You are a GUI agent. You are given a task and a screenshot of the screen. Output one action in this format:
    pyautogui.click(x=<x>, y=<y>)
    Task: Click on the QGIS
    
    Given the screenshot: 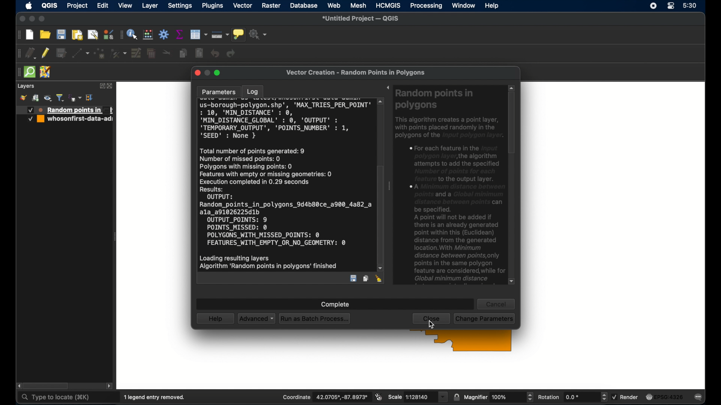 What is the action you would take?
    pyautogui.click(x=50, y=6)
    